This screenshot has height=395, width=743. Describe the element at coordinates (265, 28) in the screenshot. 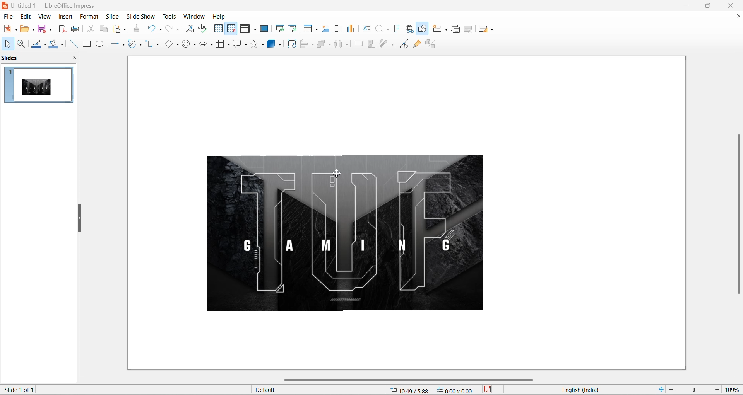

I see `master slide` at that location.